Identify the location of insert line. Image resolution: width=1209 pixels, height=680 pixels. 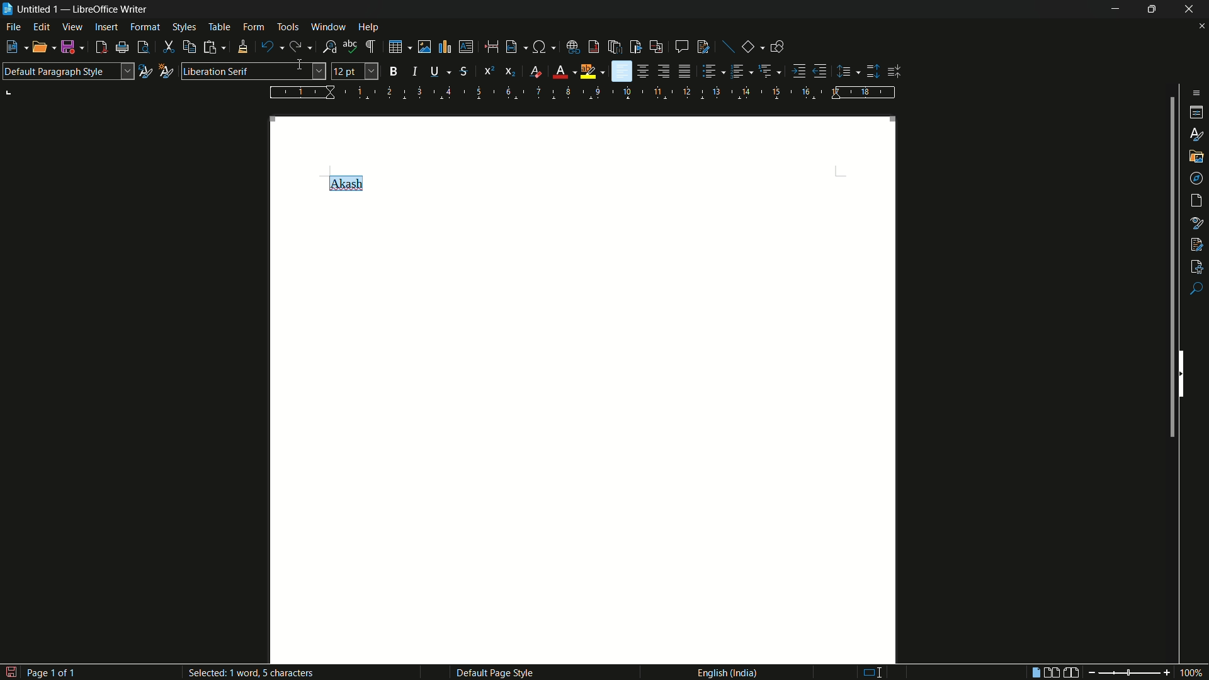
(729, 48).